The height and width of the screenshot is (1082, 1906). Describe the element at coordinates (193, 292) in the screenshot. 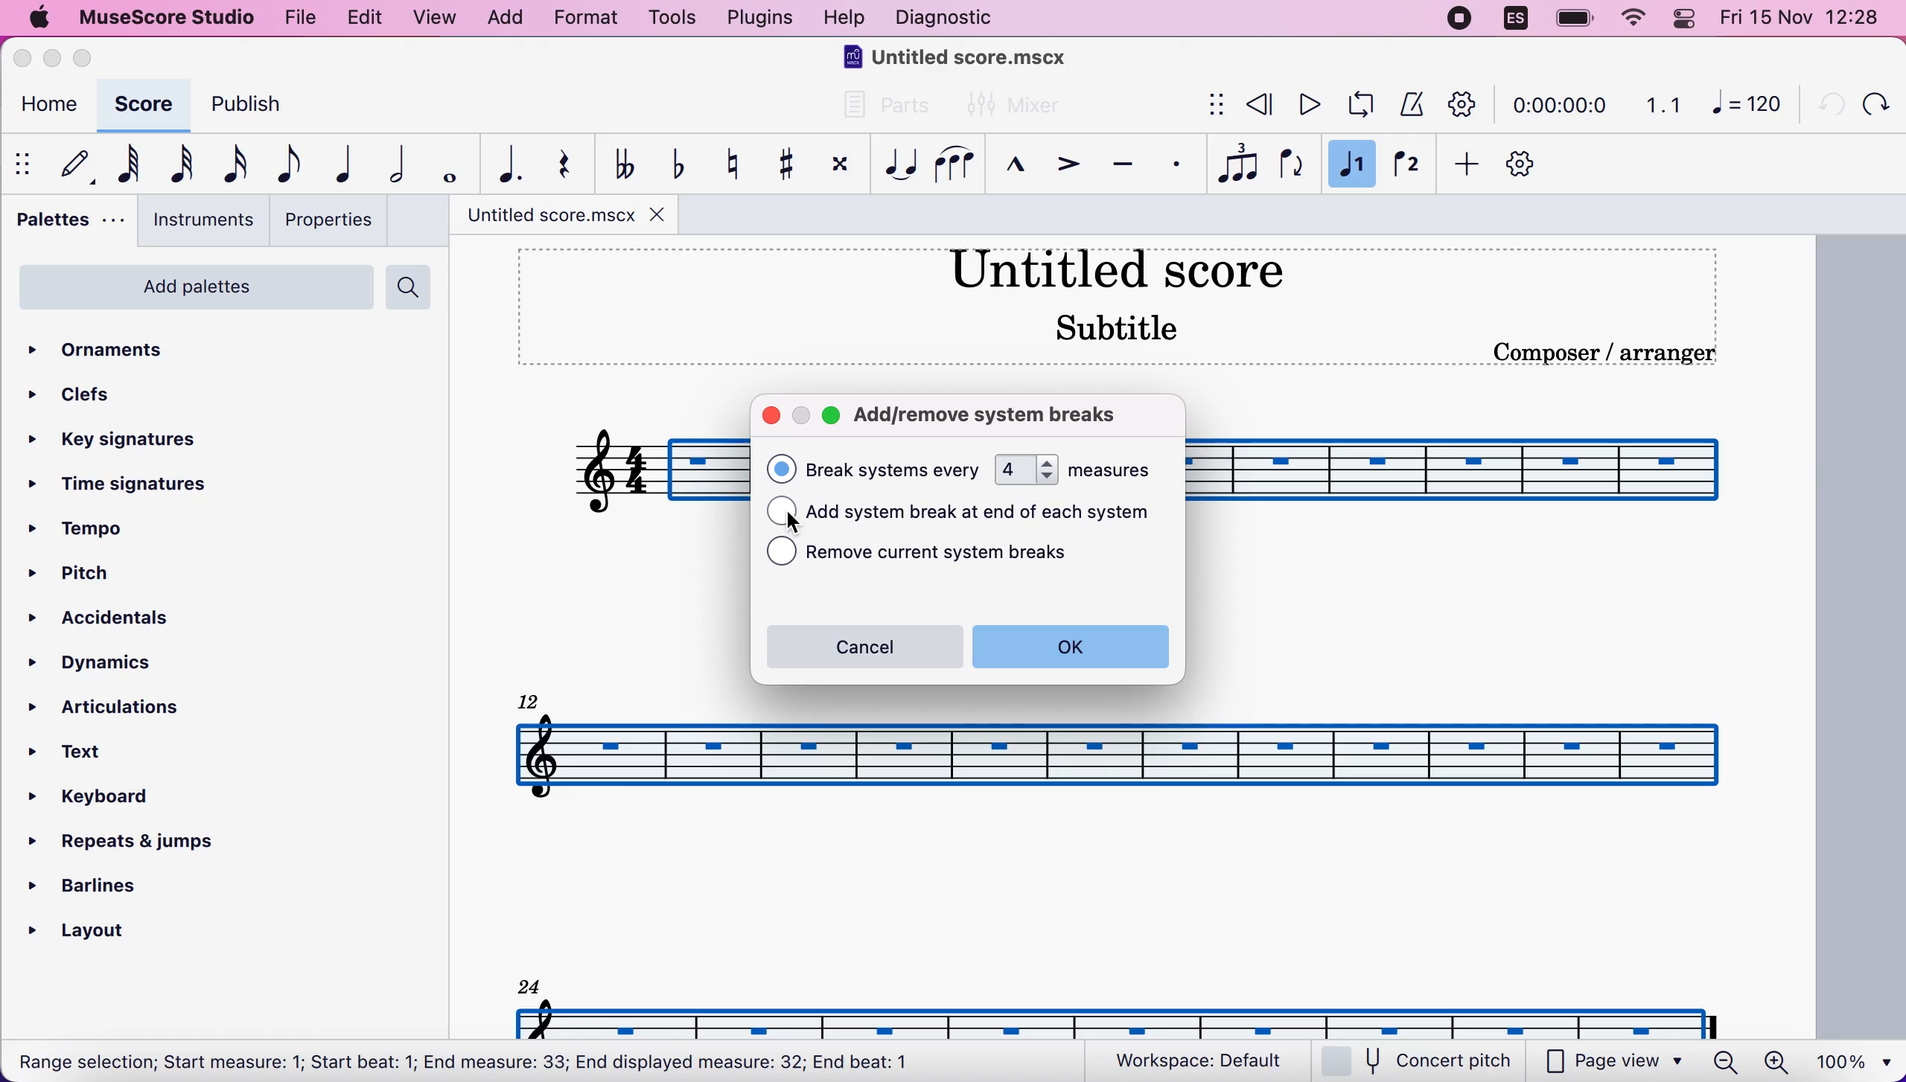

I see `add palettes` at that location.